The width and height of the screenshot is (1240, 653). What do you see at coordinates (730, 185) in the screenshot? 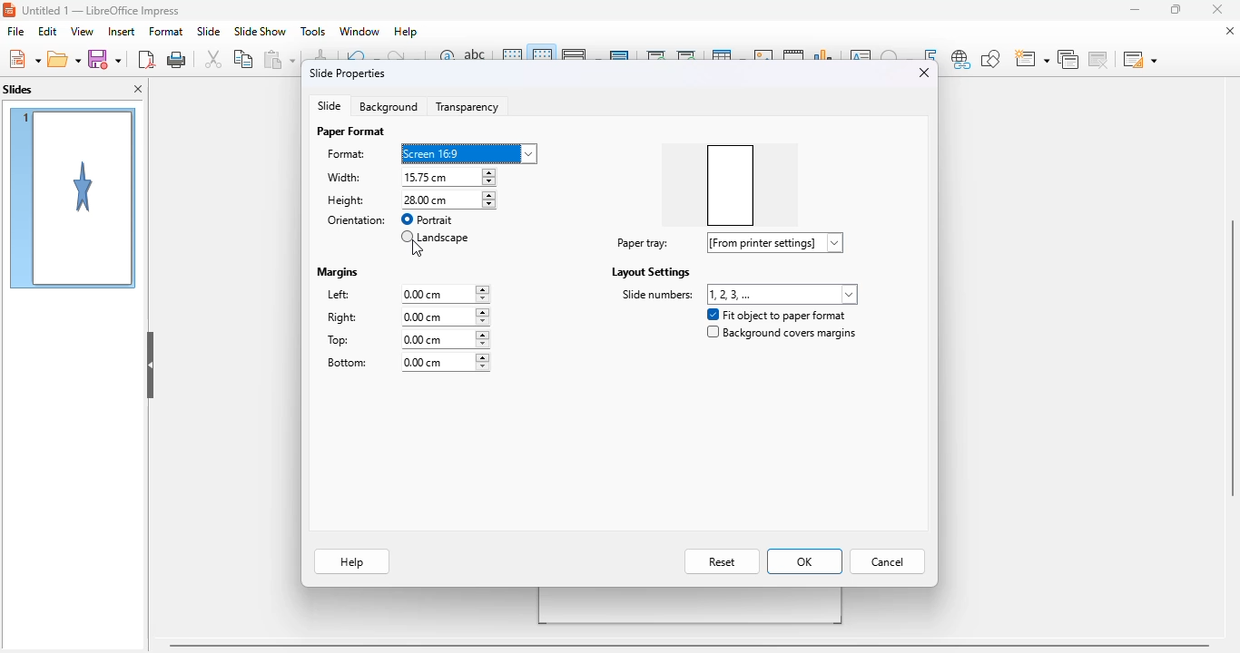
I see `preview box` at bounding box center [730, 185].